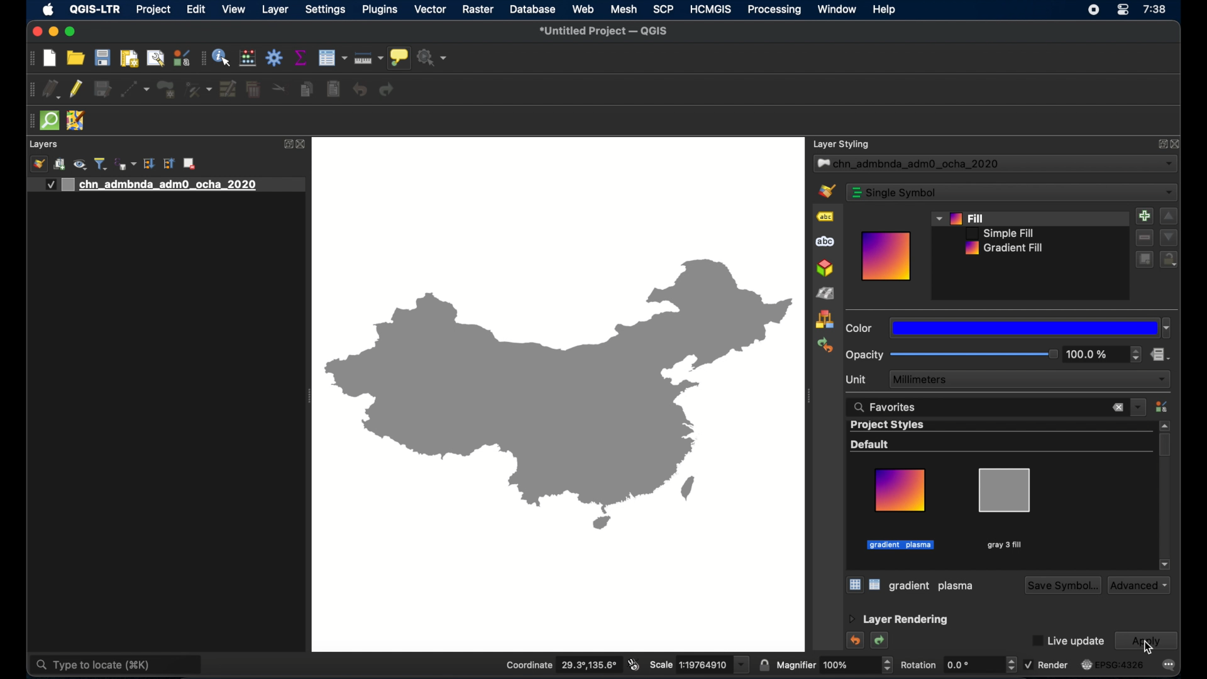 This screenshot has height=679, width=1207. What do you see at coordinates (1113, 664) in the screenshot?
I see `current crs` at bounding box center [1113, 664].